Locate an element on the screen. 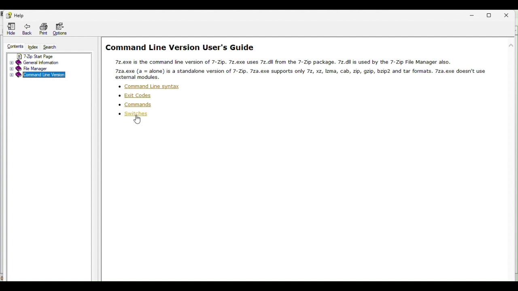 The image size is (518, 291). Commands is located at coordinates (139, 105).